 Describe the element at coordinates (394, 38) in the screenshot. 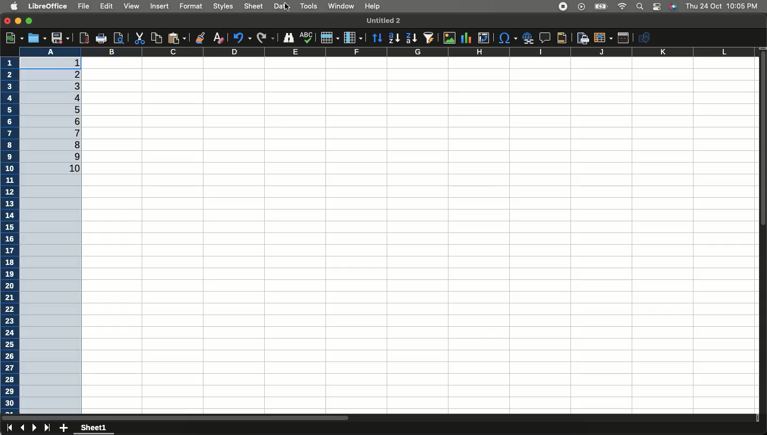

I see `Sort ascending` at that location.